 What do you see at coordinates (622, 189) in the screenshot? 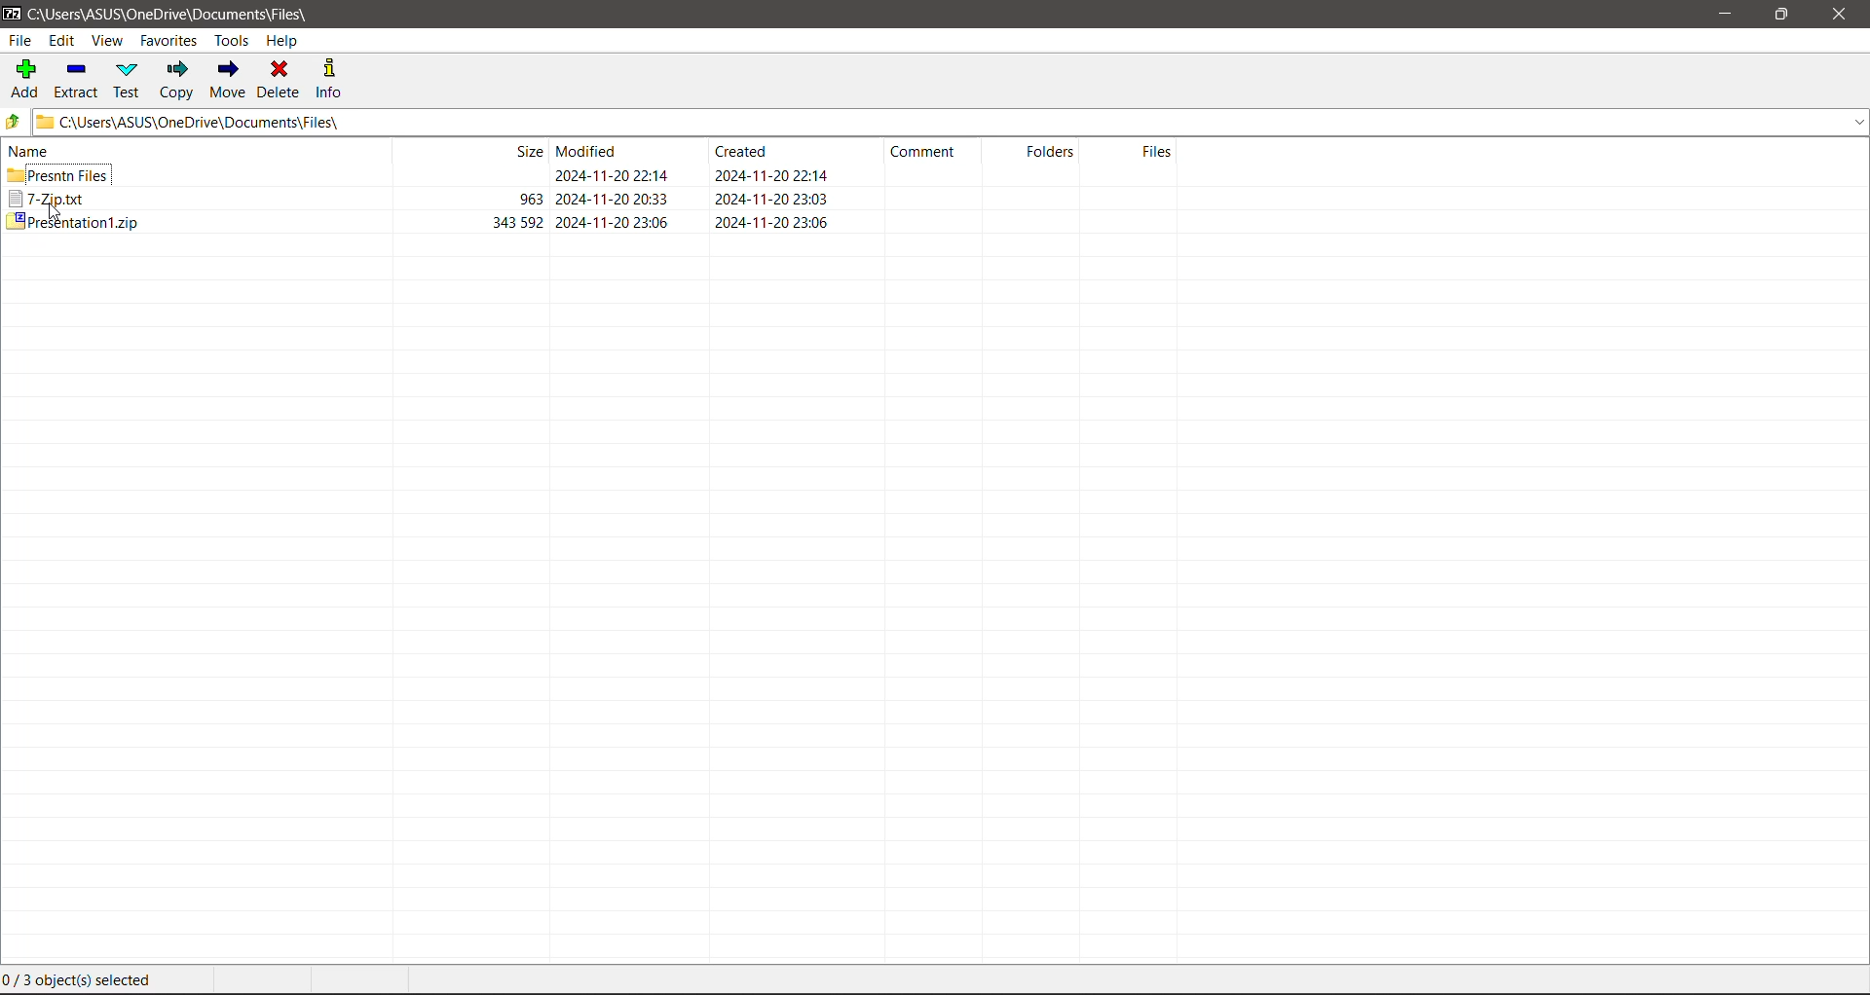
I see `Modified` at bounding box center [622, 189].